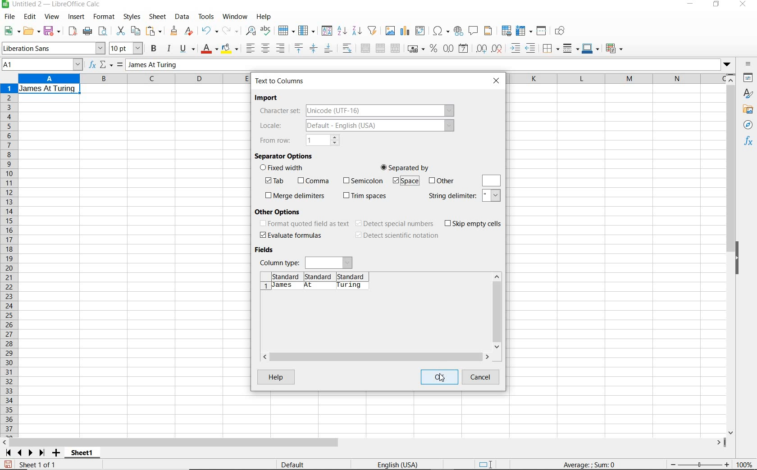 Image resolution: width=757 pixels, height=470 pixels. What do you see at coordinates (391, 31) in the screenshot?
I see `insert image` at bounding box center [391, 31].